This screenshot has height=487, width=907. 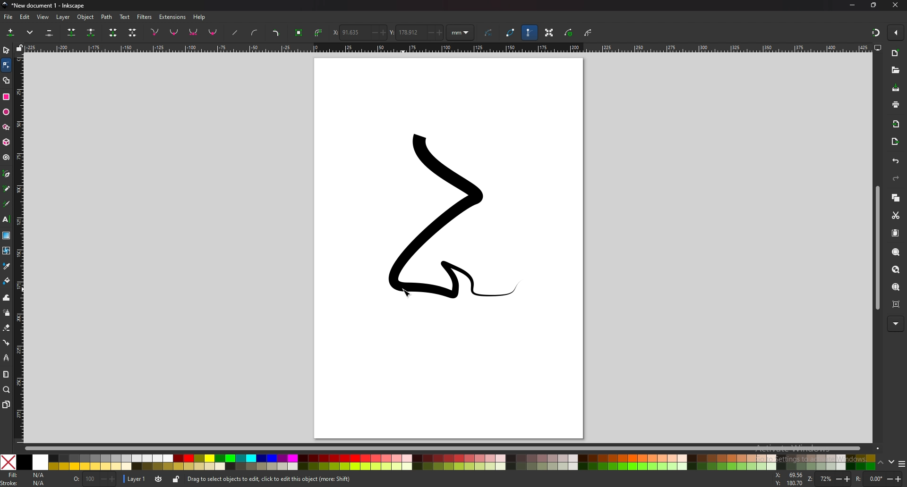 I want to click on paint bucket, so click(x=6, y=281).